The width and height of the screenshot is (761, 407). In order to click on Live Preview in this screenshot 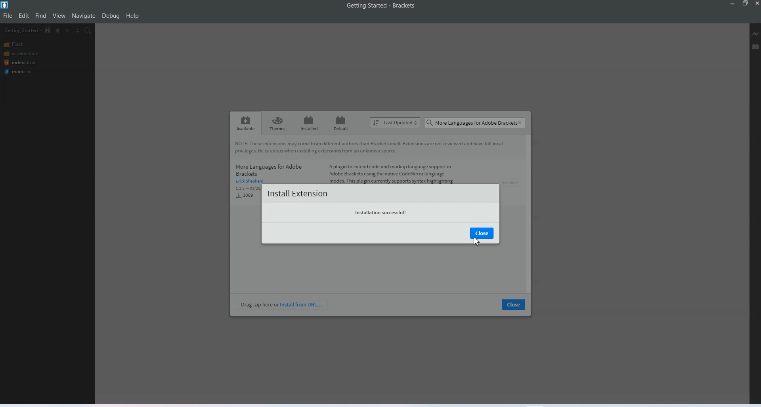, I will do `click(756, 34)`.